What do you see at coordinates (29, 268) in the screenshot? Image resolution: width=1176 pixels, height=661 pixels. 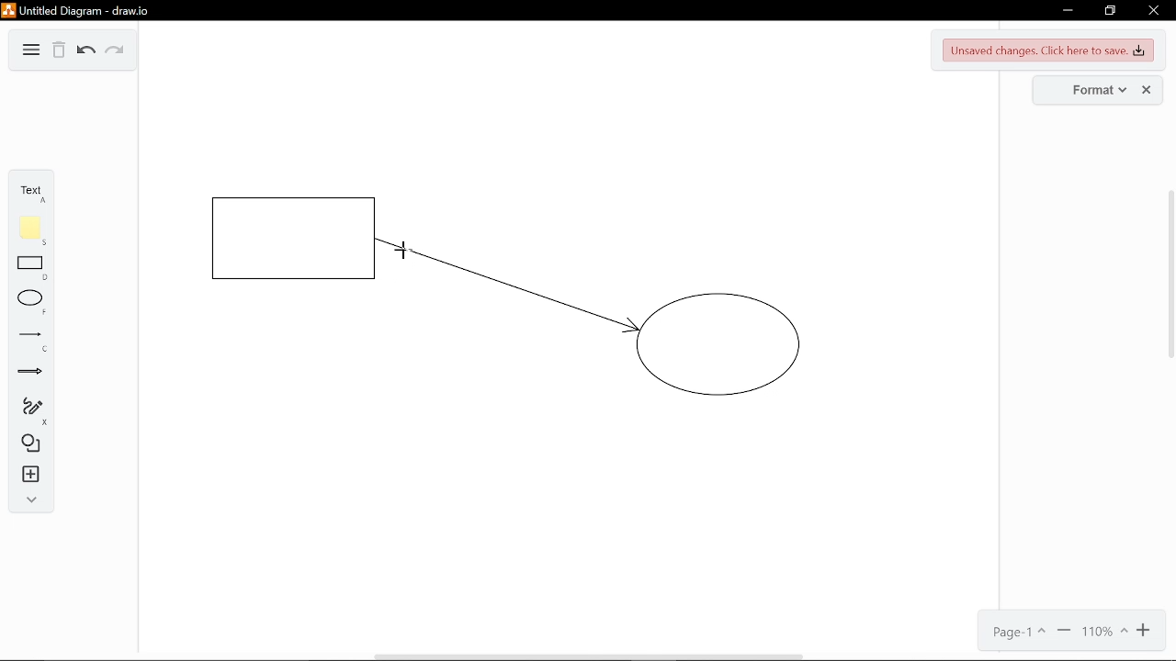 I see `Rectangle` at bounding box center [29, 268].